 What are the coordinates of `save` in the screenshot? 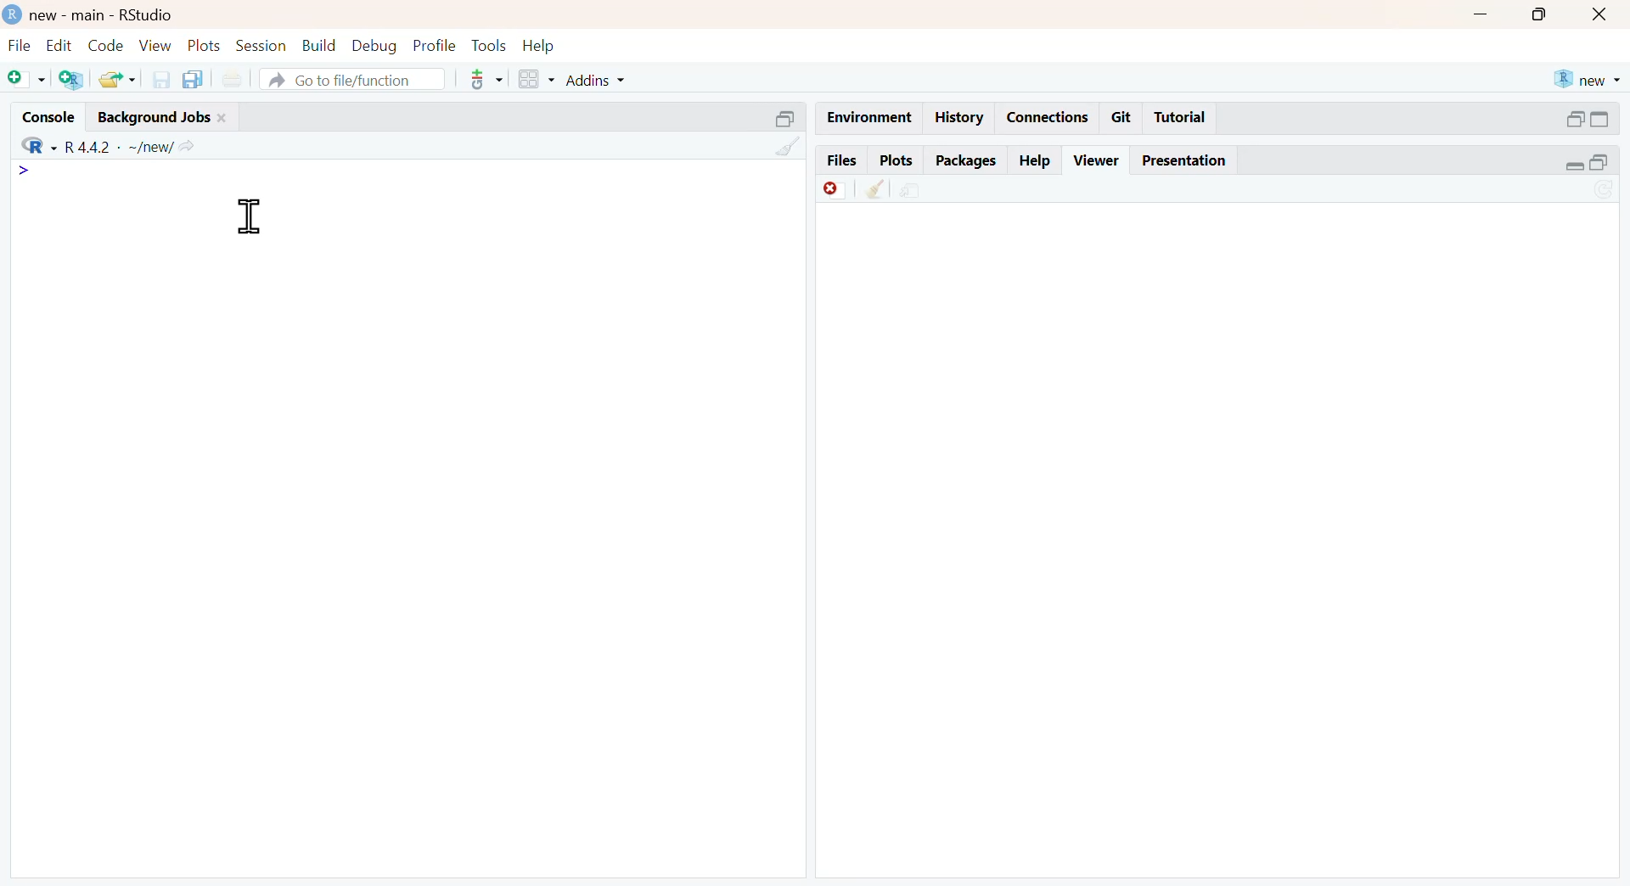 It's located at (163, 79).